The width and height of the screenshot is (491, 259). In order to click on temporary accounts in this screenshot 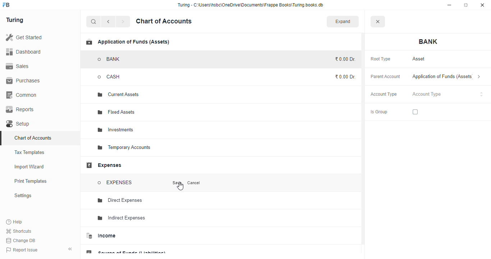, I will do `click(124, 147)`.